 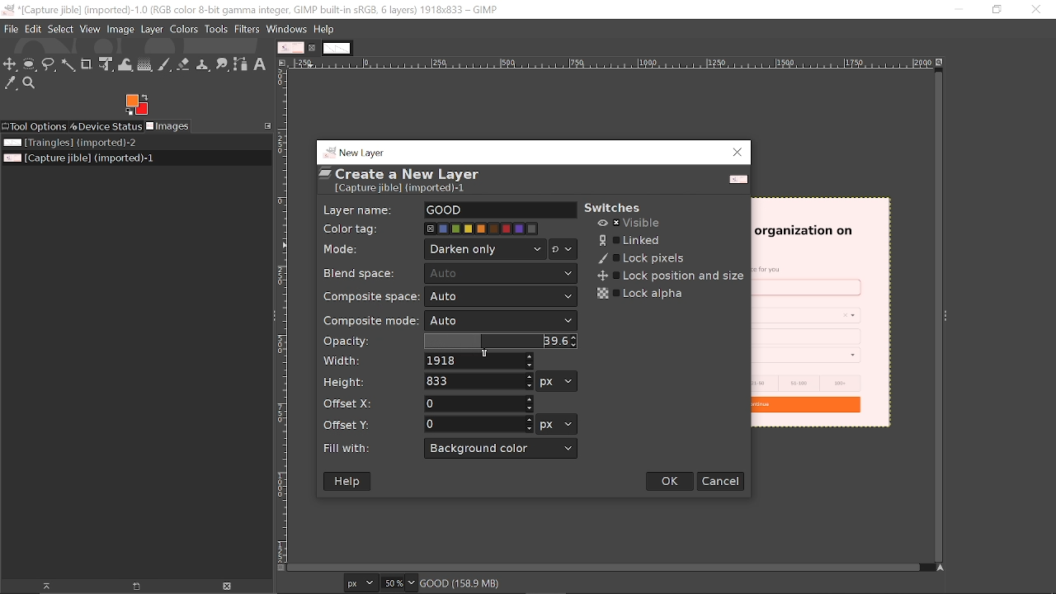 What do you see at coordinates (555, 424) in the screenshot?
I see `Offset units` at bounding box center [555, 424].